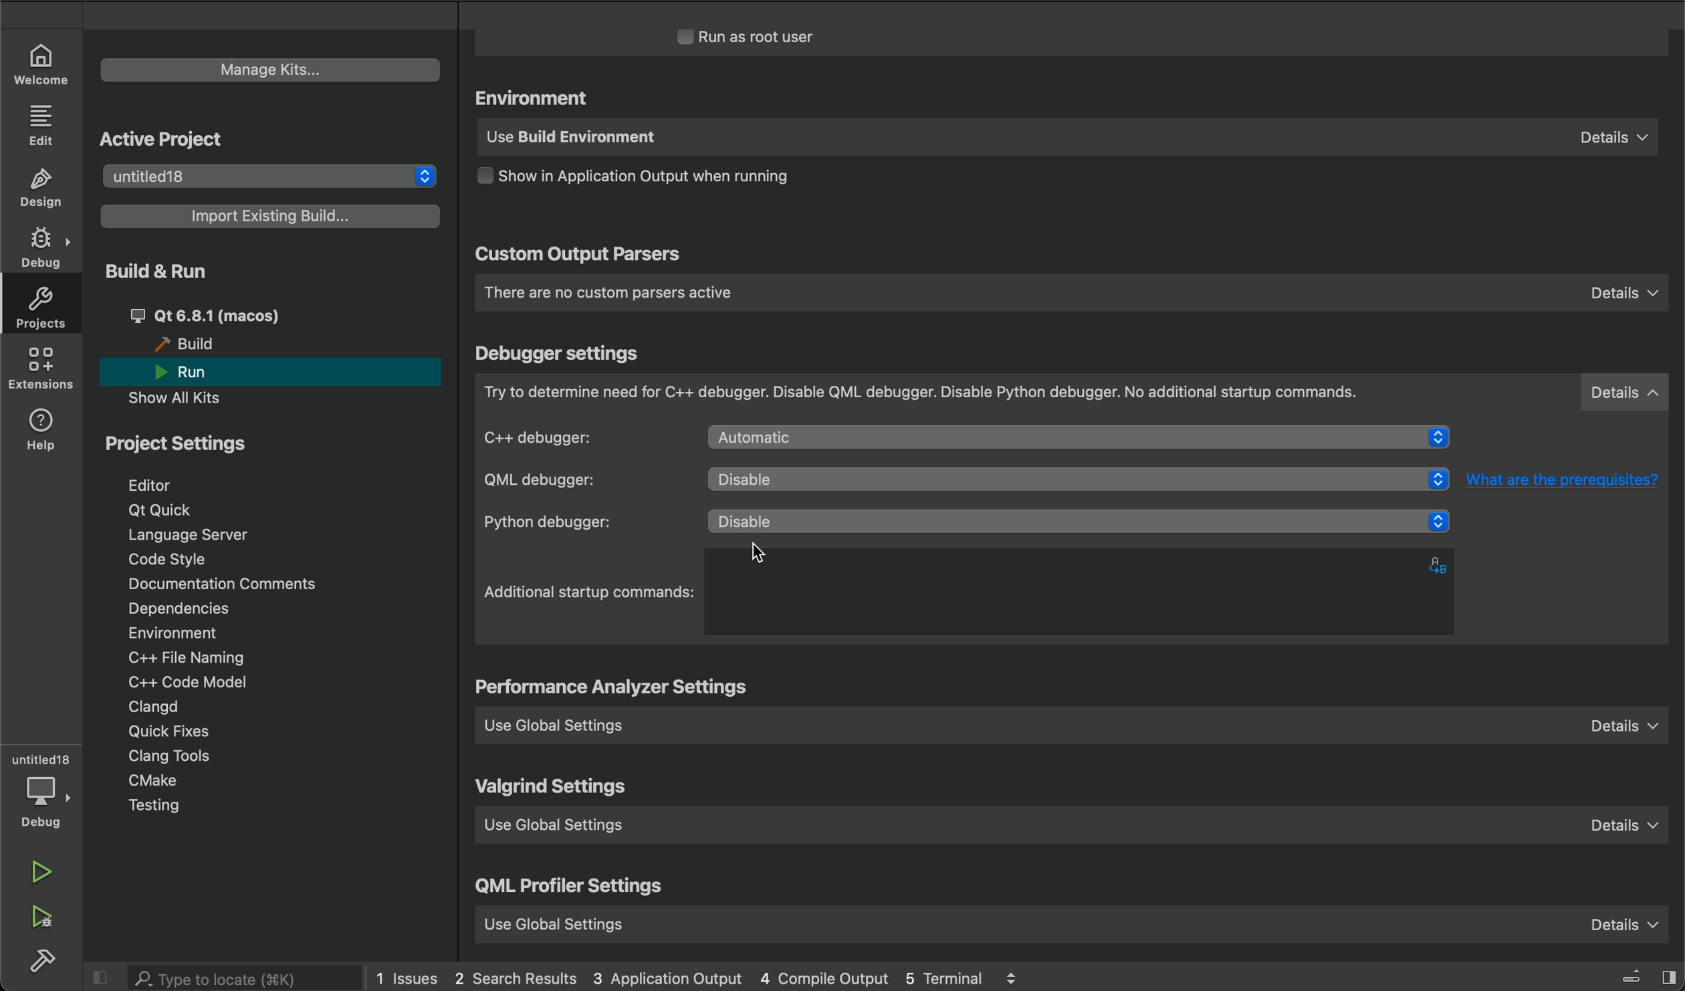 The width and height of the screenshot is (1685, 991). Describe the element at coordinates (238, 585) in the screenshot. I see `Documentation ` at that location.